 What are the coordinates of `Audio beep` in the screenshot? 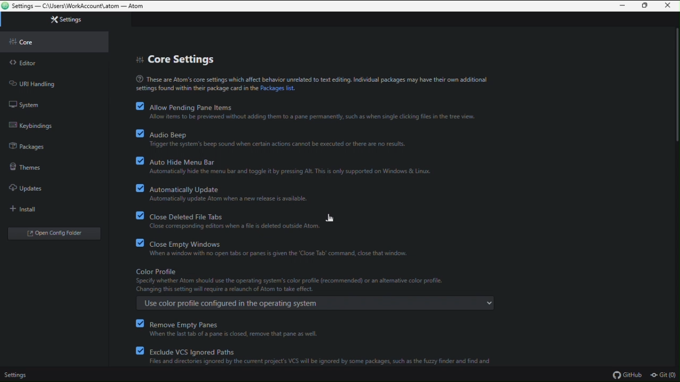 It's located at (285, 138).